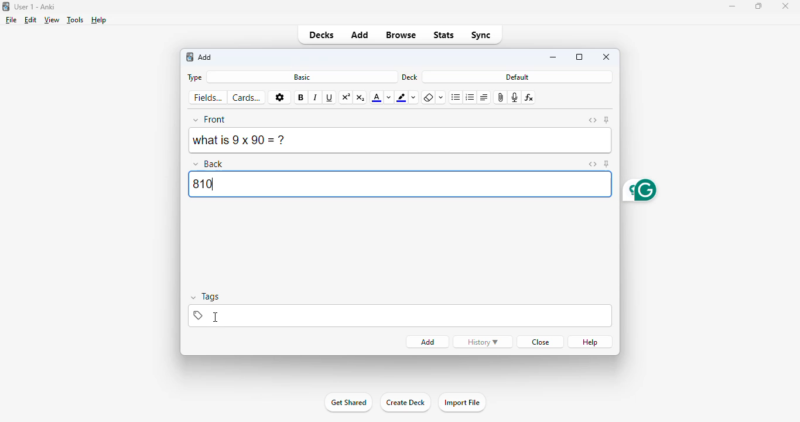 This screenshot has width=800, height=422. What do you see at coordinates (210, 120) in the screenshot?
I see `front` at bounding box center [210, 120].